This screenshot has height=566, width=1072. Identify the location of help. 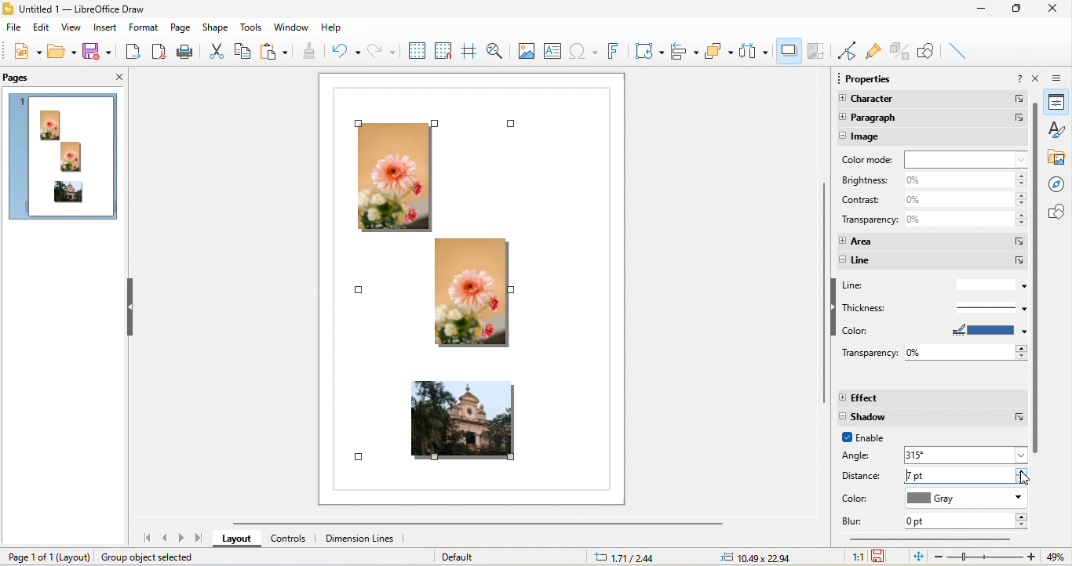
(1022, 79).